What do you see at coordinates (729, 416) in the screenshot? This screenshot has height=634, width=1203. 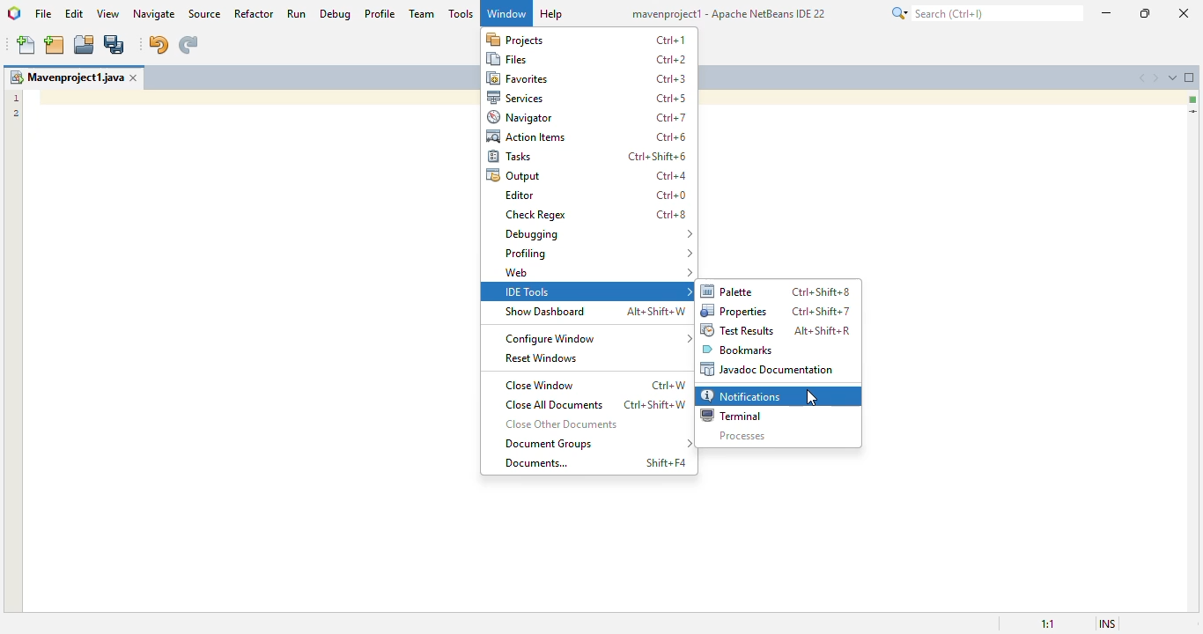 I see `terminal` at bounding box center [729, 416].